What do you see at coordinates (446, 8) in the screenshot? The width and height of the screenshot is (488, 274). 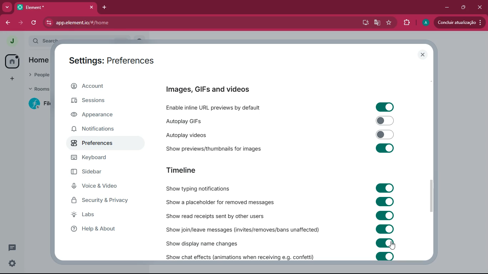 I see `minimize` at bounding box center [446, 8].